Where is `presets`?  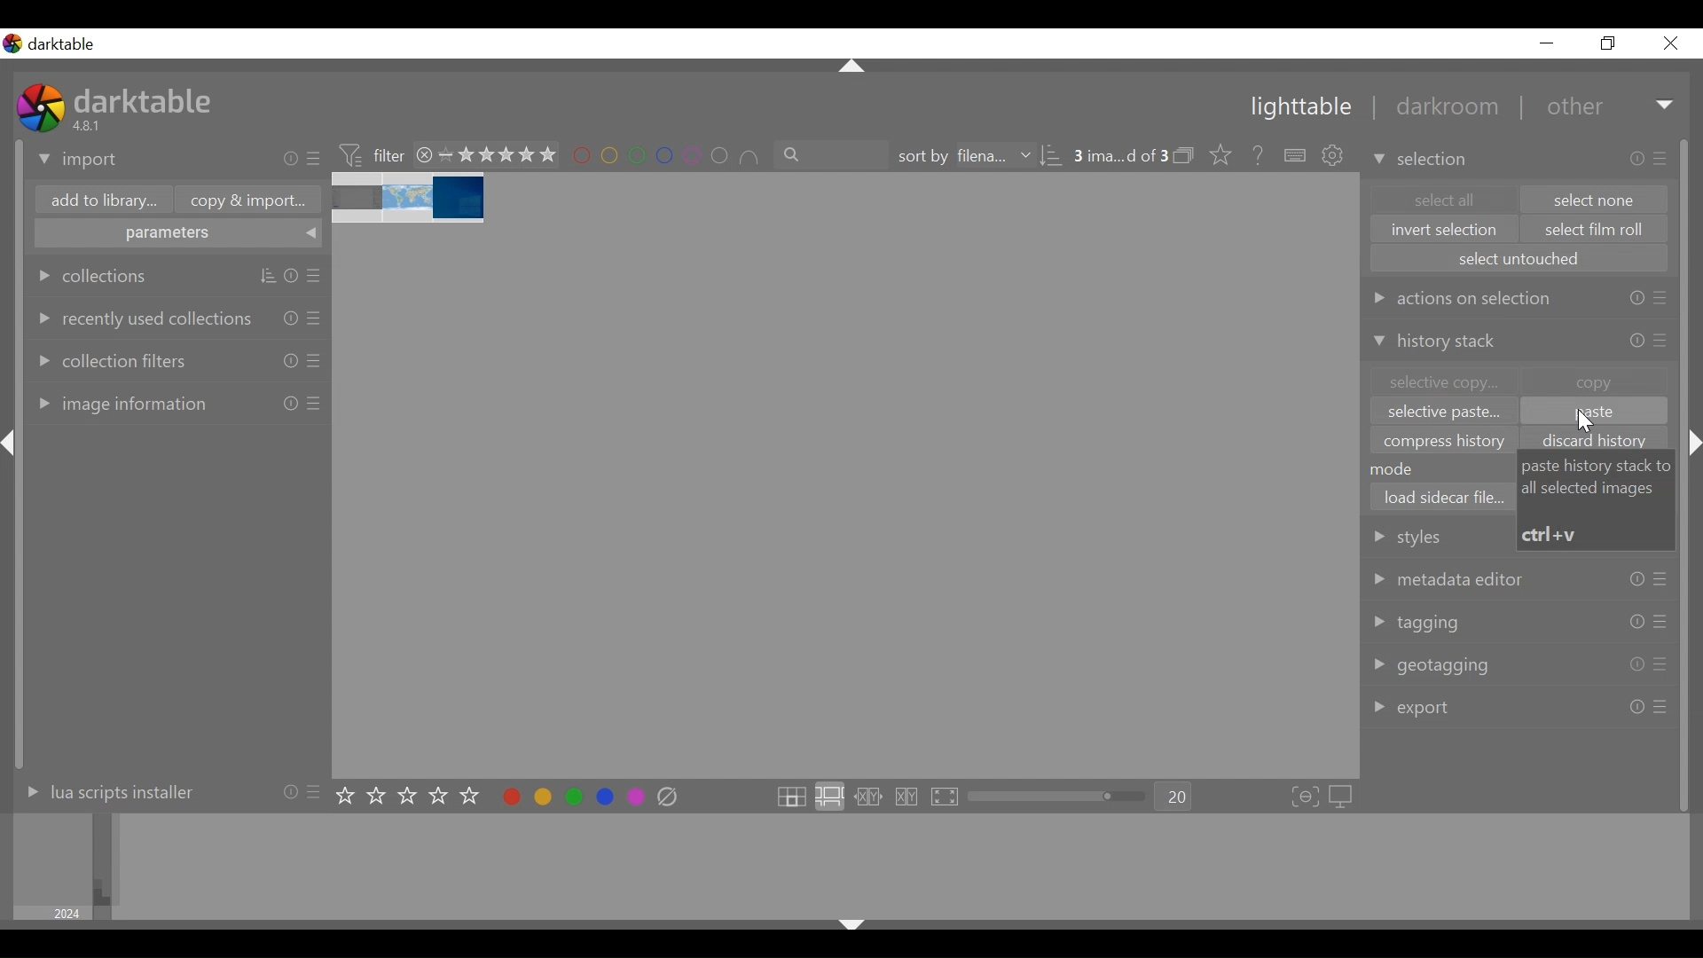 presets is located at coordinates (1660, 301).